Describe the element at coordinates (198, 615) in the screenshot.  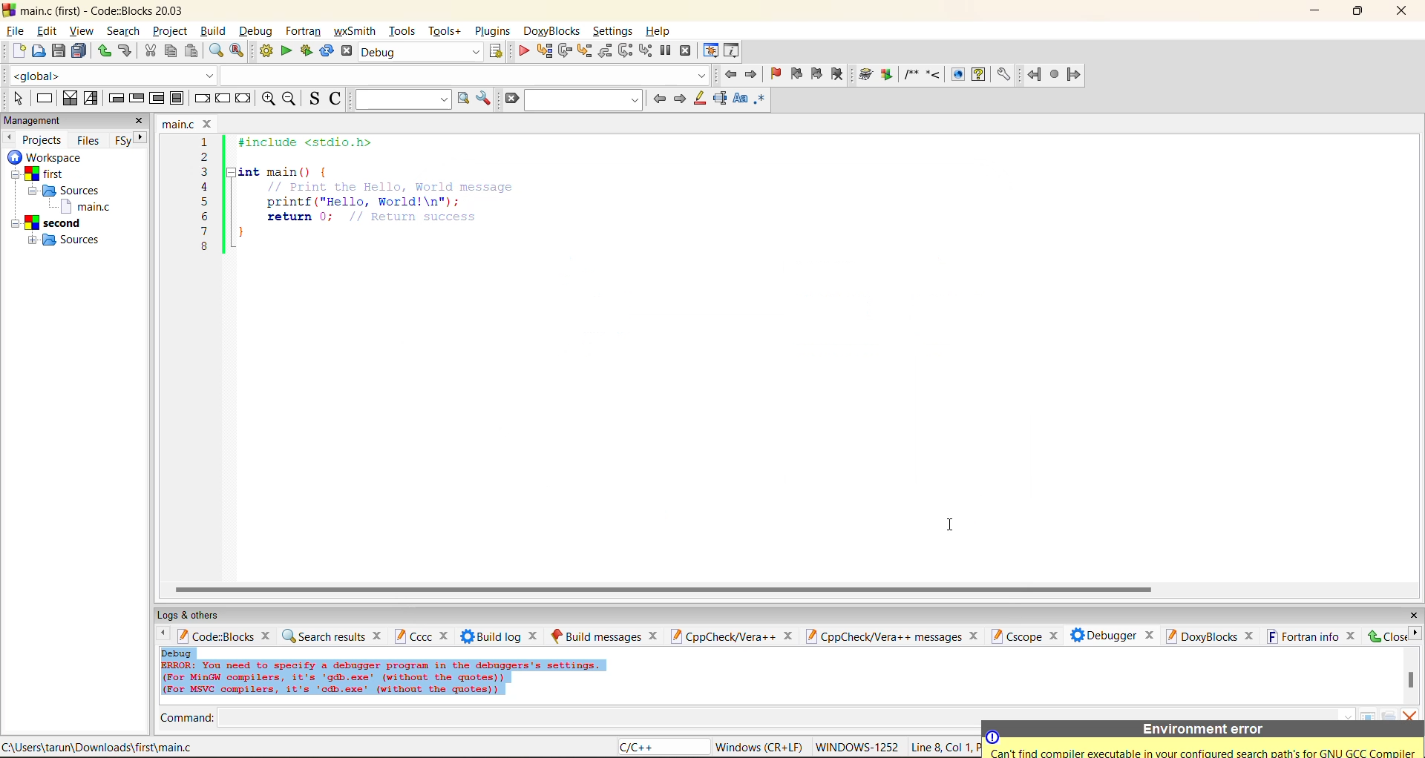
I see `logs and others` at that location.